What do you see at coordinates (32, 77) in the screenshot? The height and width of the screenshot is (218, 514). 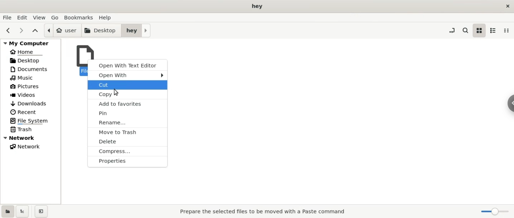 I see `music` at bounding box center [32, 77].